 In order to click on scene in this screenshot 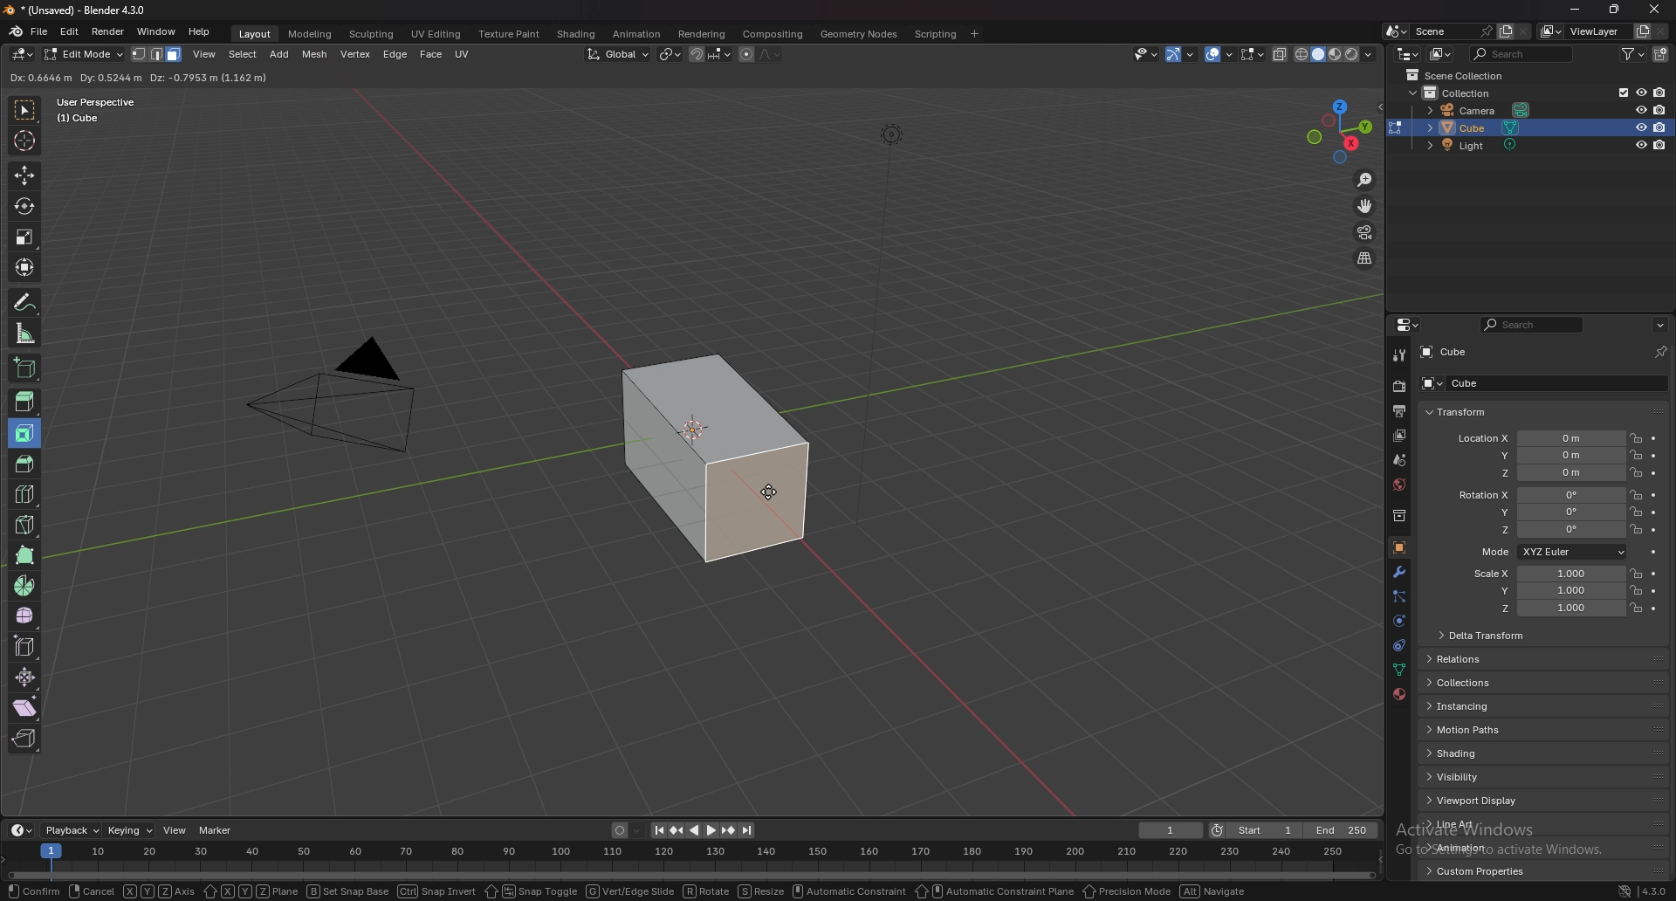, I will do `click(1398, 459)`.